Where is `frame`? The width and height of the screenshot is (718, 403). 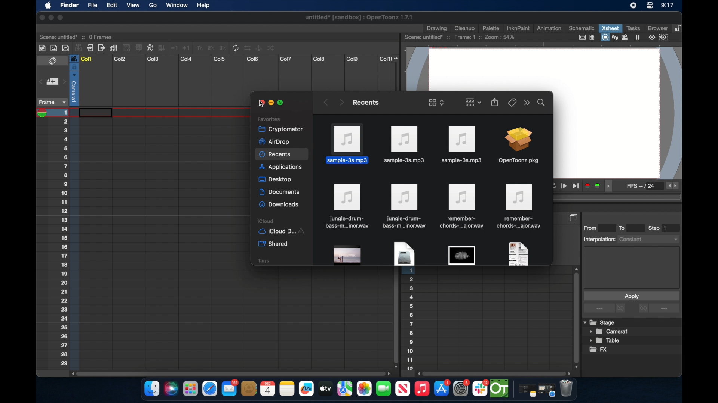
frame is located at coordinates (51, 102).